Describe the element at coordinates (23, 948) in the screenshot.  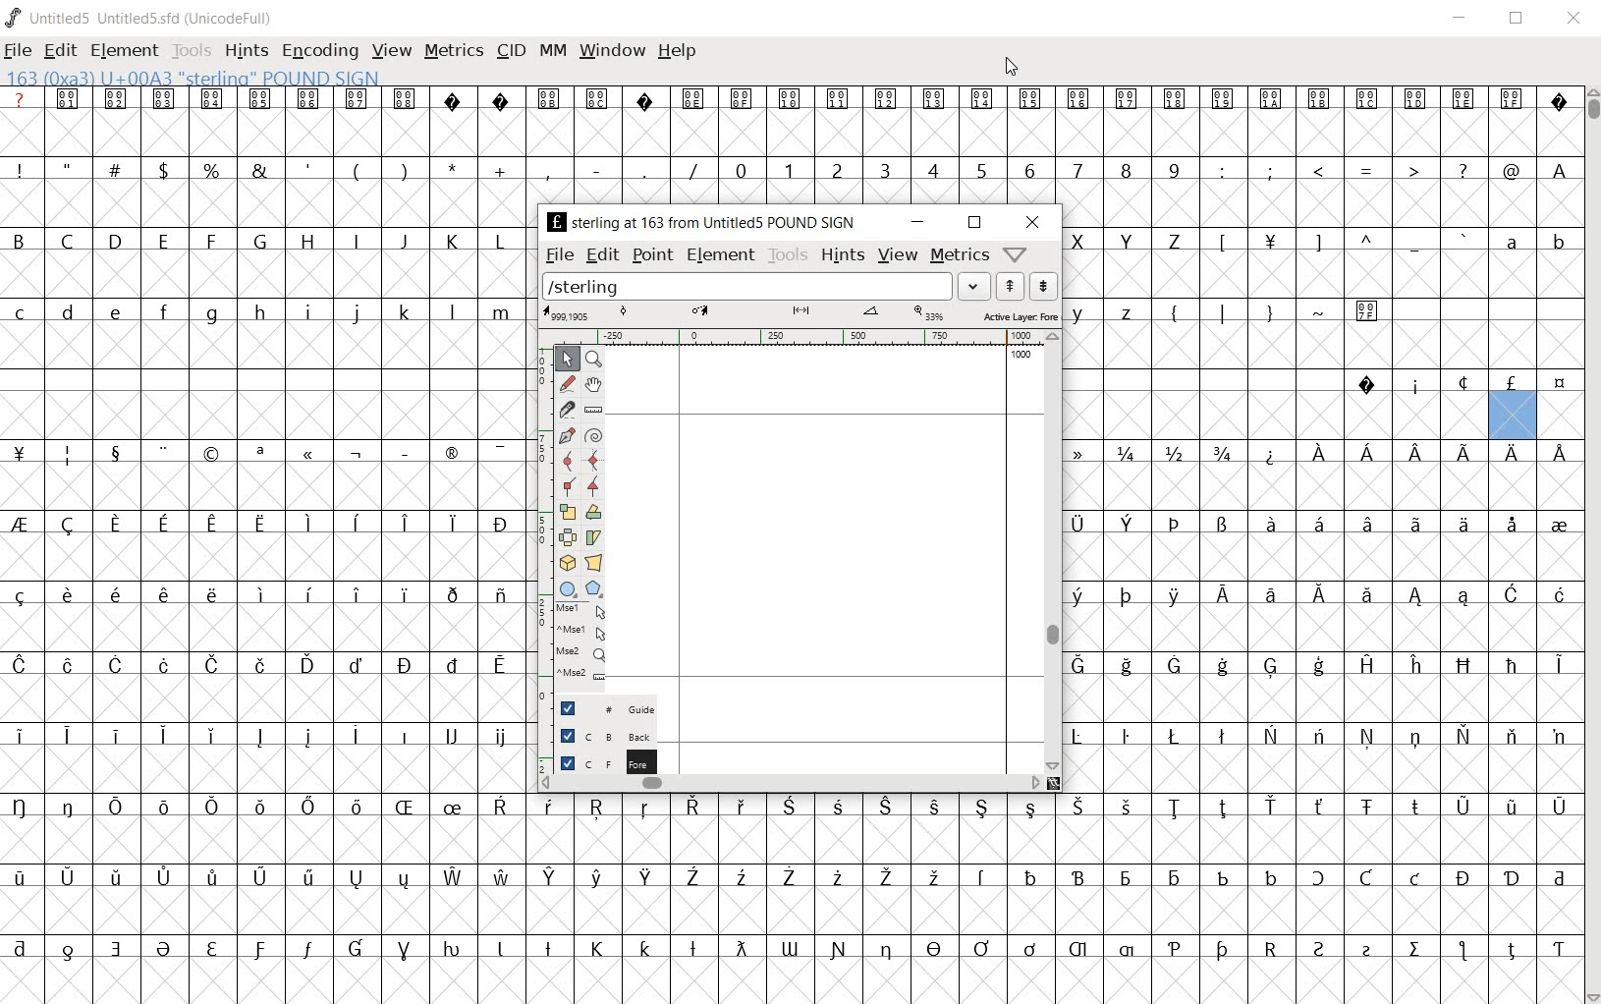
I see `Symbol` at that location.